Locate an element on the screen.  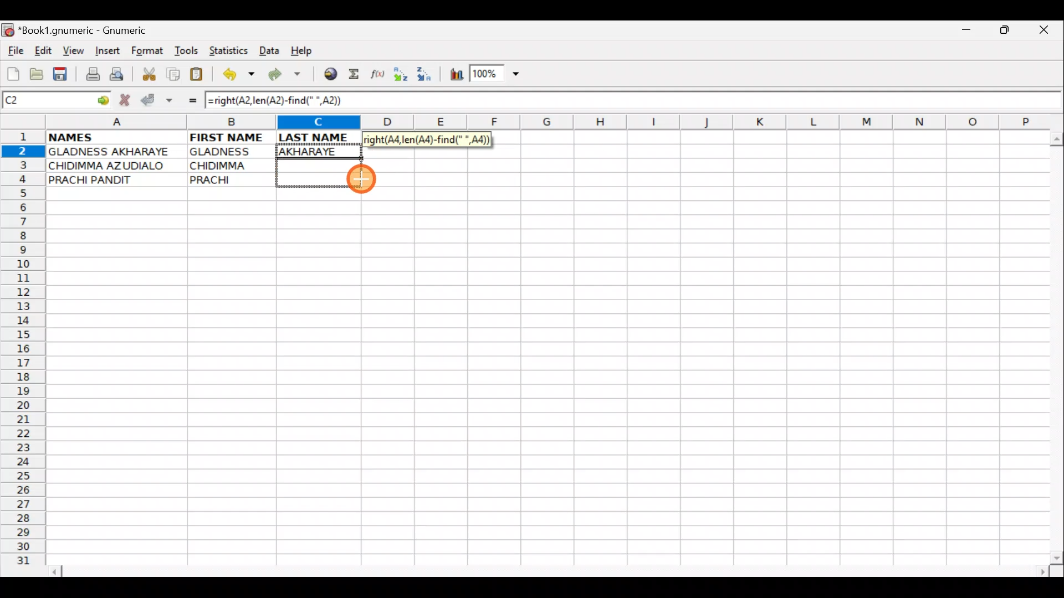
Sort Ascending order is located at coordinates (404, 76).